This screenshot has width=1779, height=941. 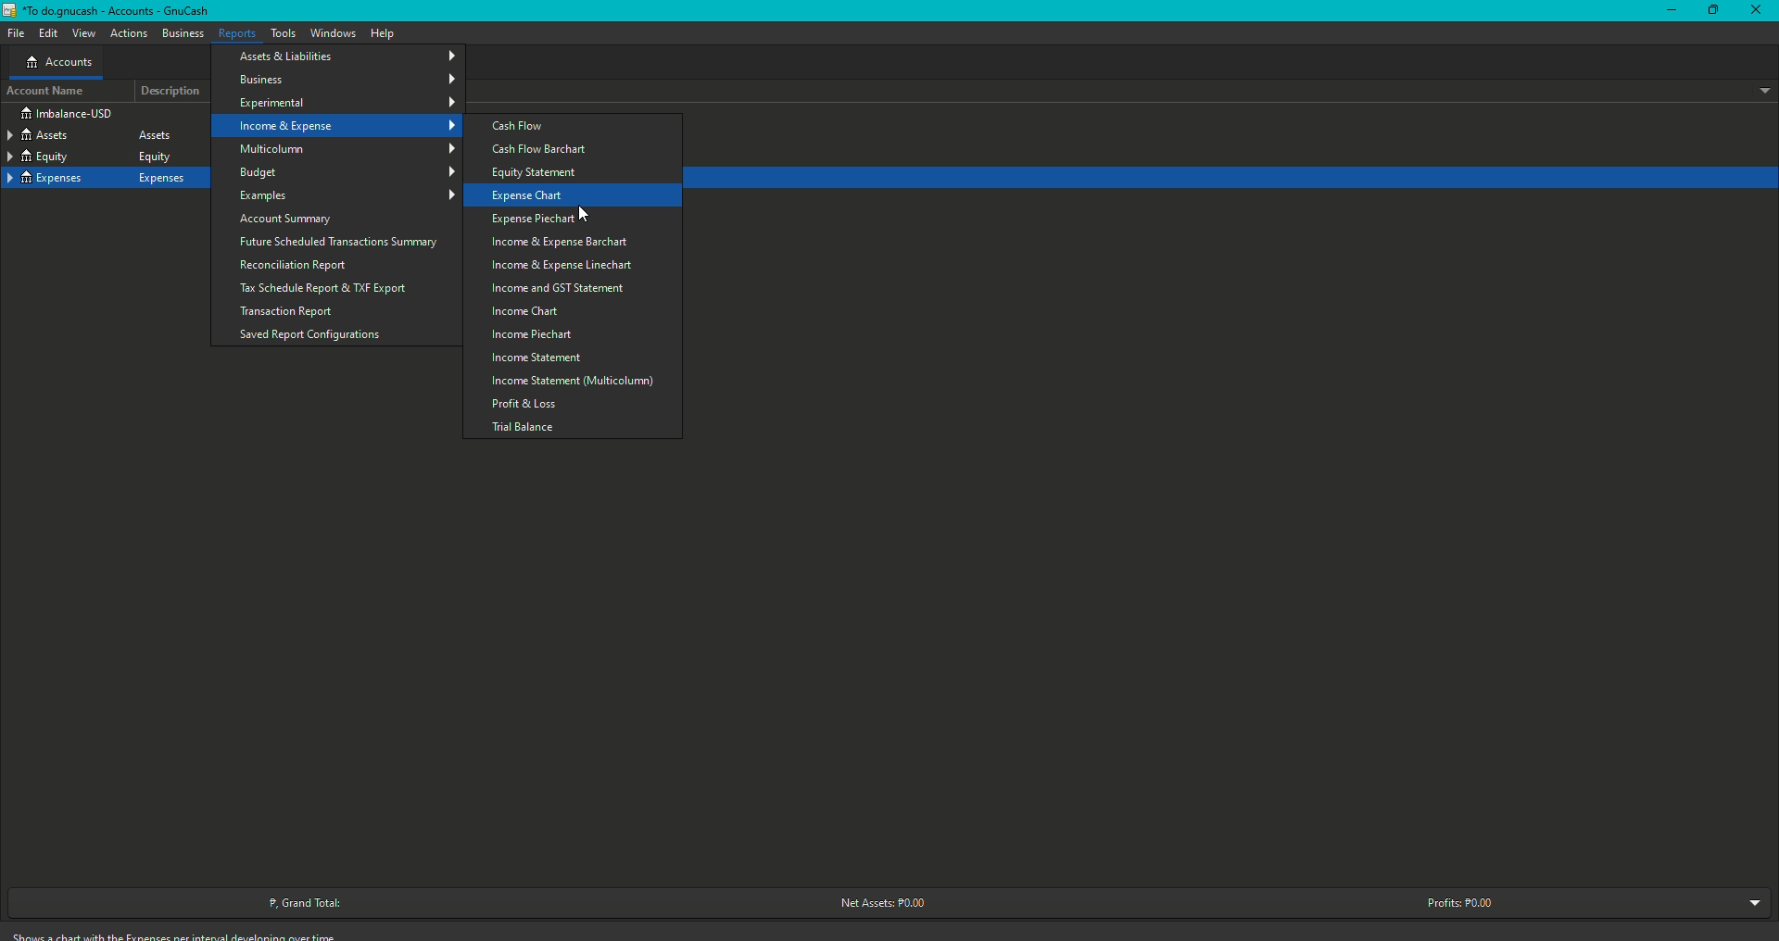 I want to click on View, so click(x=83, y=31).